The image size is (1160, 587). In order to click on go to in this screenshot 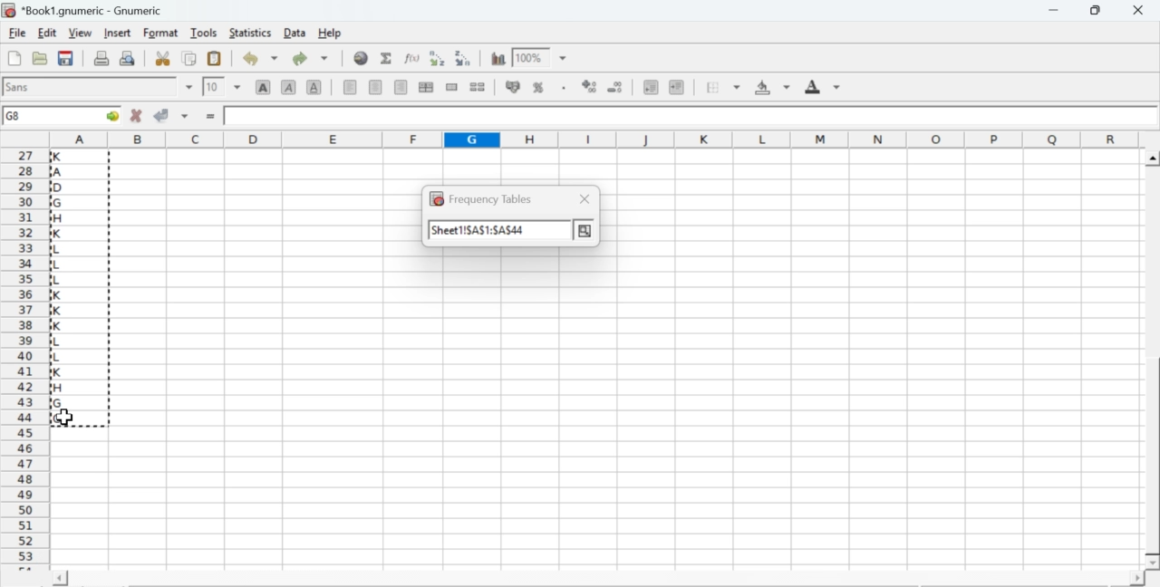, I will do `click(111, 115)`.